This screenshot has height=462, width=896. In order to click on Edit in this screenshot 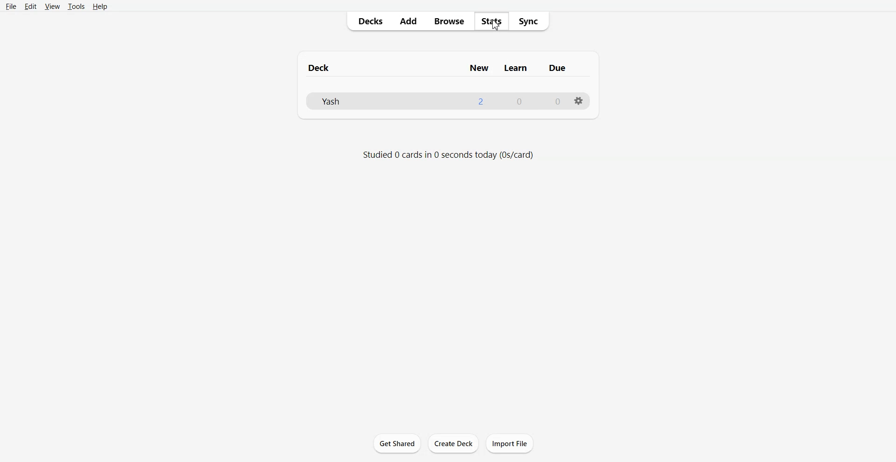, I will do `click(30, 7)`.